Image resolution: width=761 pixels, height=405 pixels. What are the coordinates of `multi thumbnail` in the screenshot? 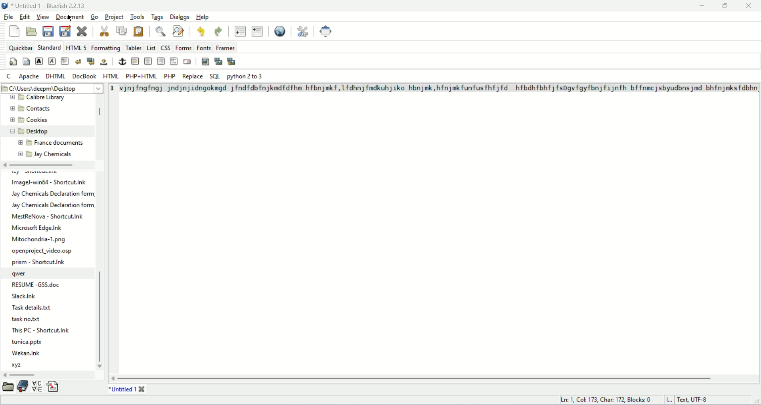 It's located at (232, 61).